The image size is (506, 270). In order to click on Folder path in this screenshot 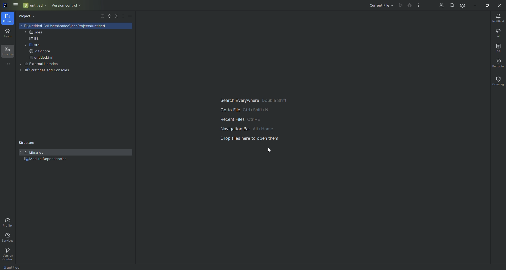, I will do `click(79, 27)`.